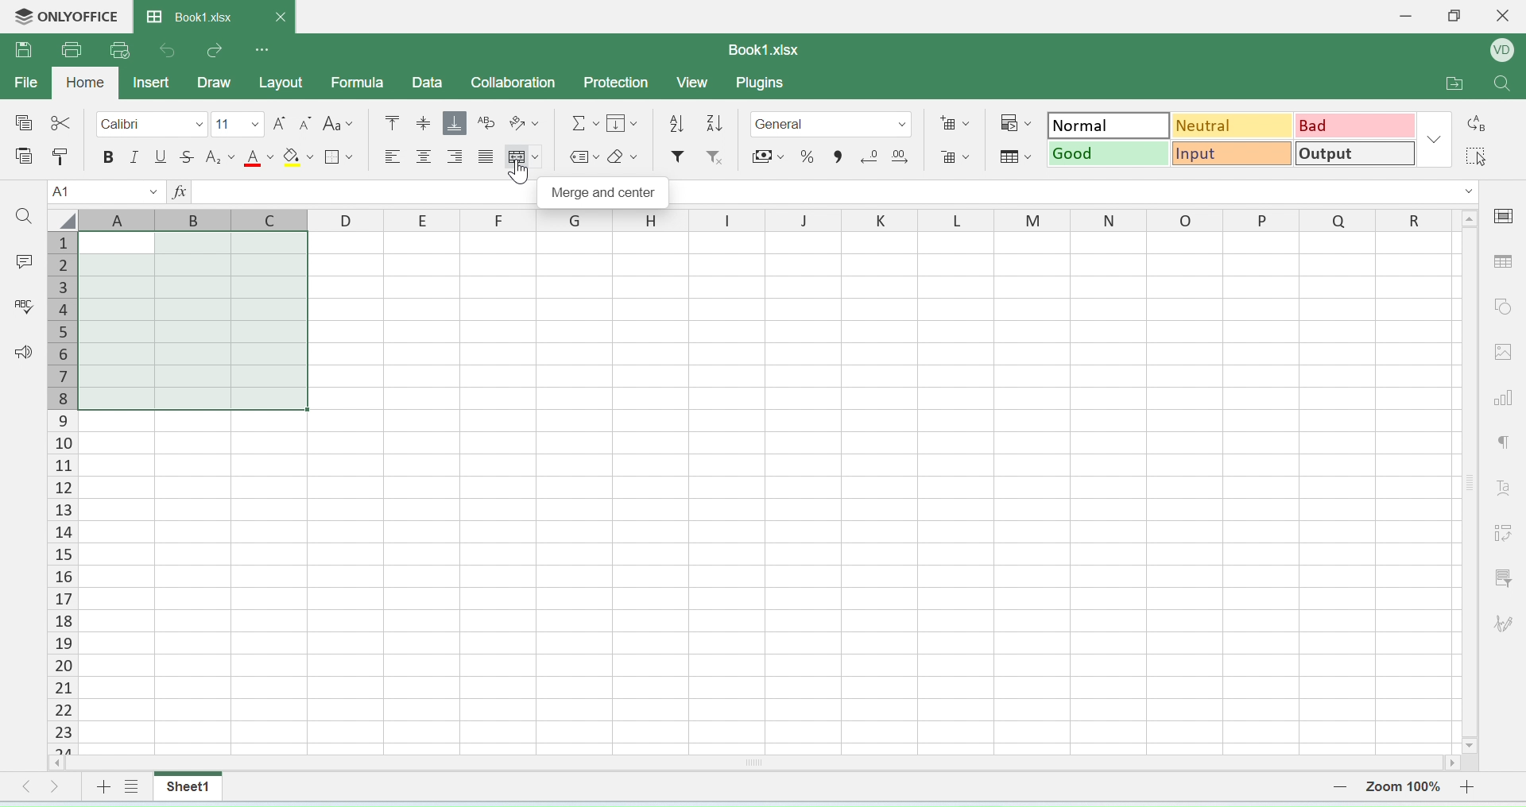 This screenshot has width=1526, height=807. I want to click on bolde, so click(107, 159).